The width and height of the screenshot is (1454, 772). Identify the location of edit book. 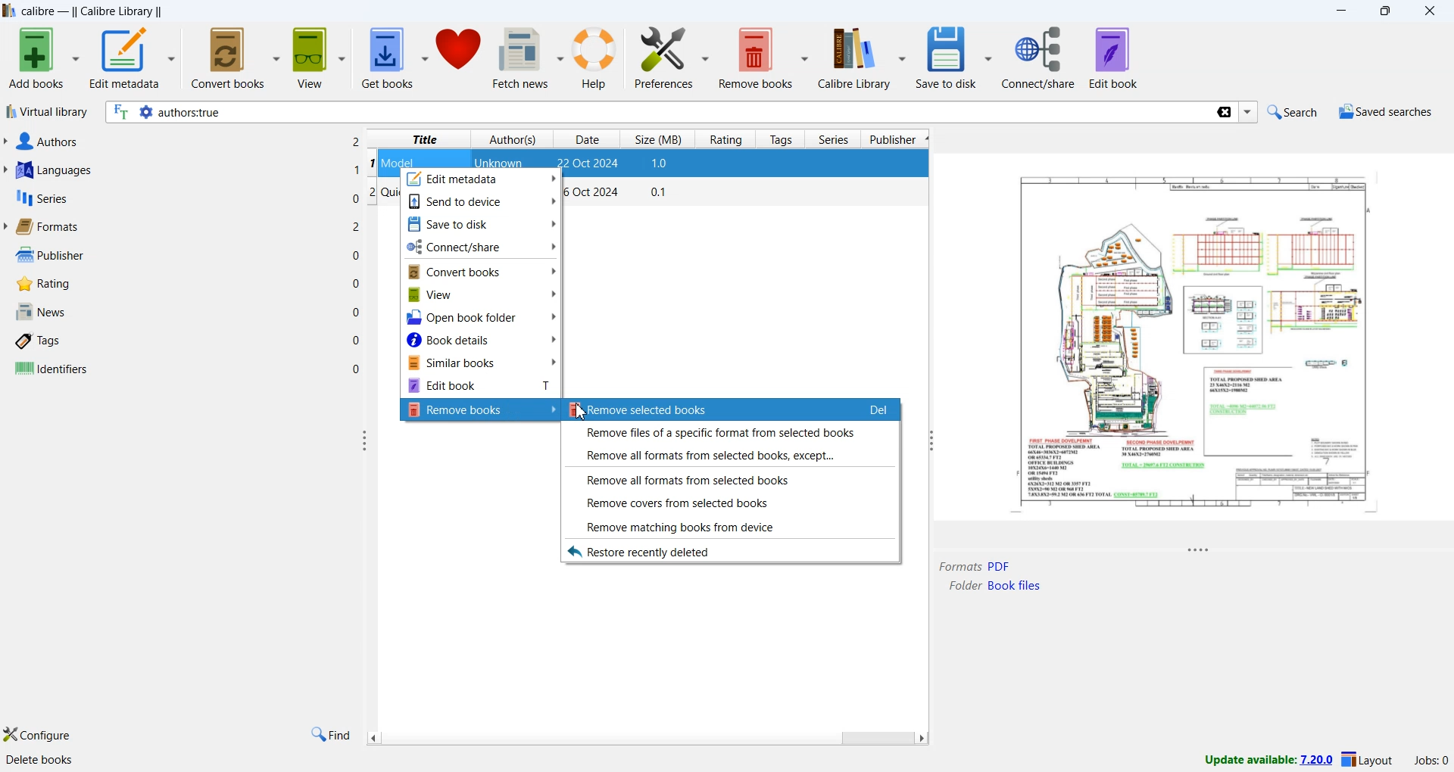
(1114, 58).